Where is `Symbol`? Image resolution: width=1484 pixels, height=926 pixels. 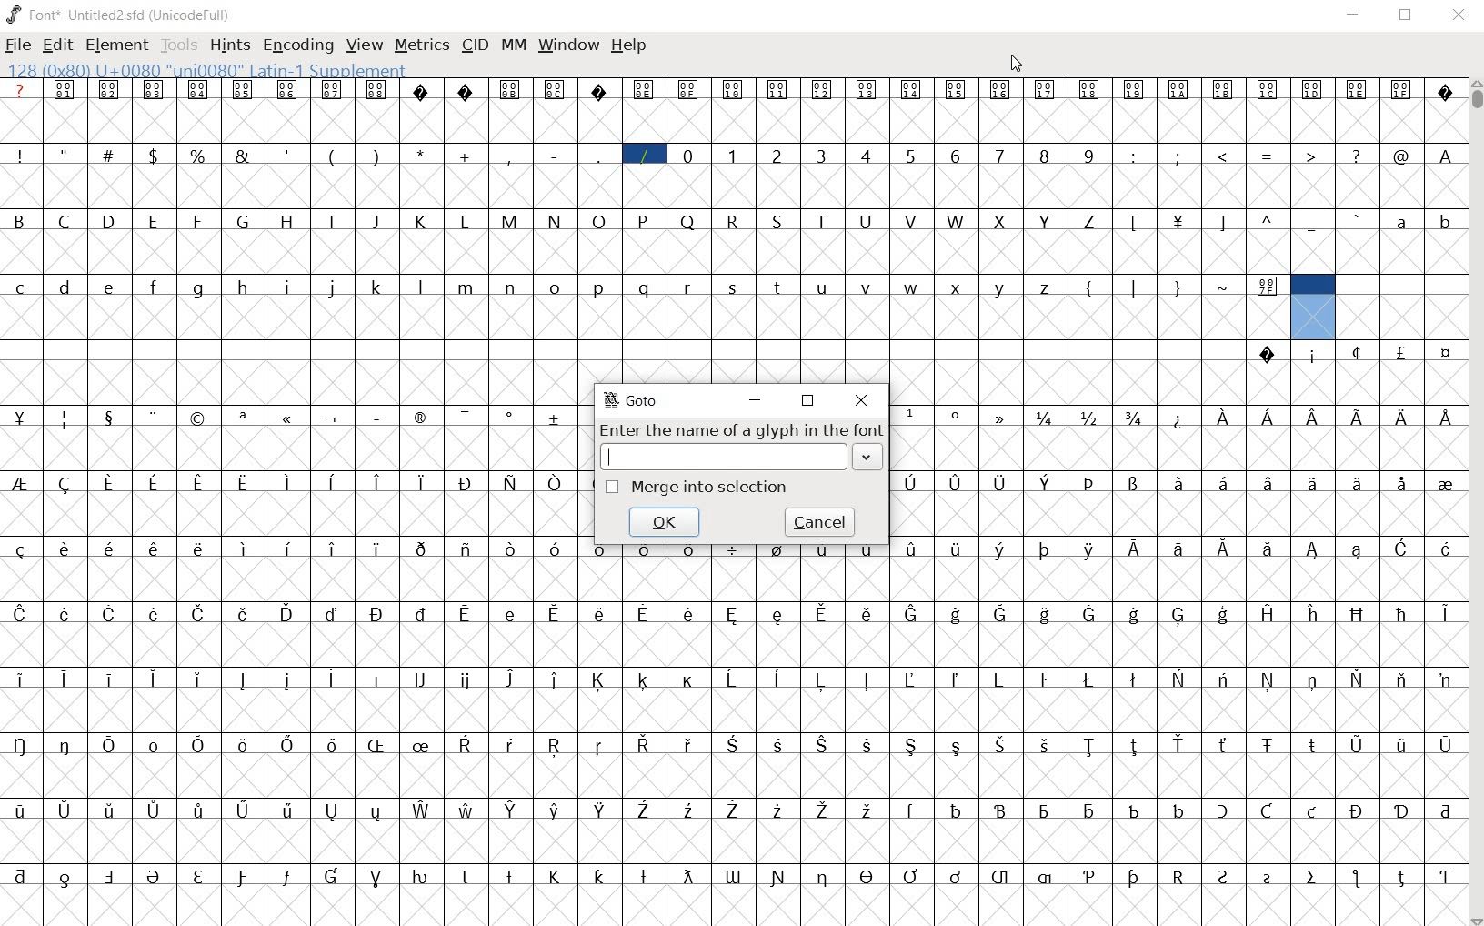 Symbol is located at coordinates (1223, 416).